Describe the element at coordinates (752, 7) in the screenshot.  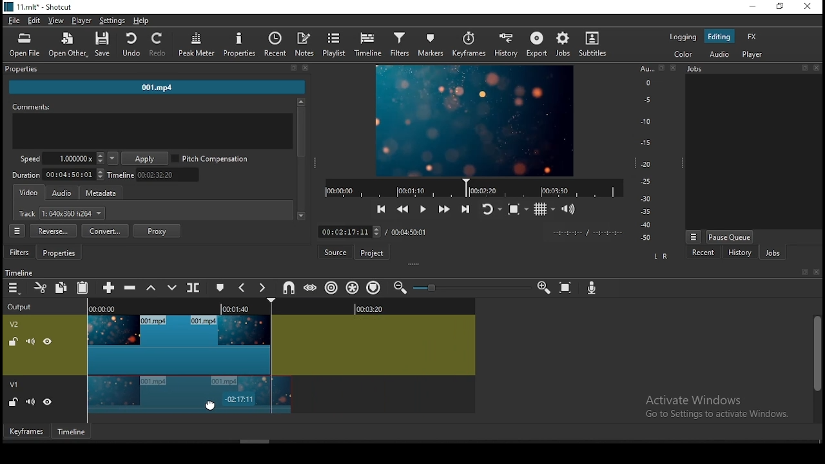
I see `minimize` at that location.